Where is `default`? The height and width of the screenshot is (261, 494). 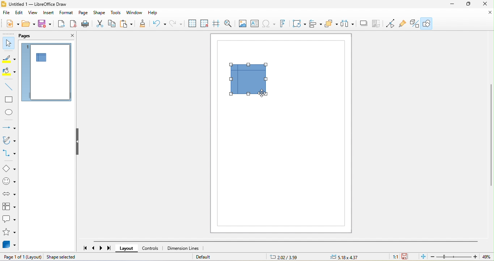
default is located at coordinates (209, 257).